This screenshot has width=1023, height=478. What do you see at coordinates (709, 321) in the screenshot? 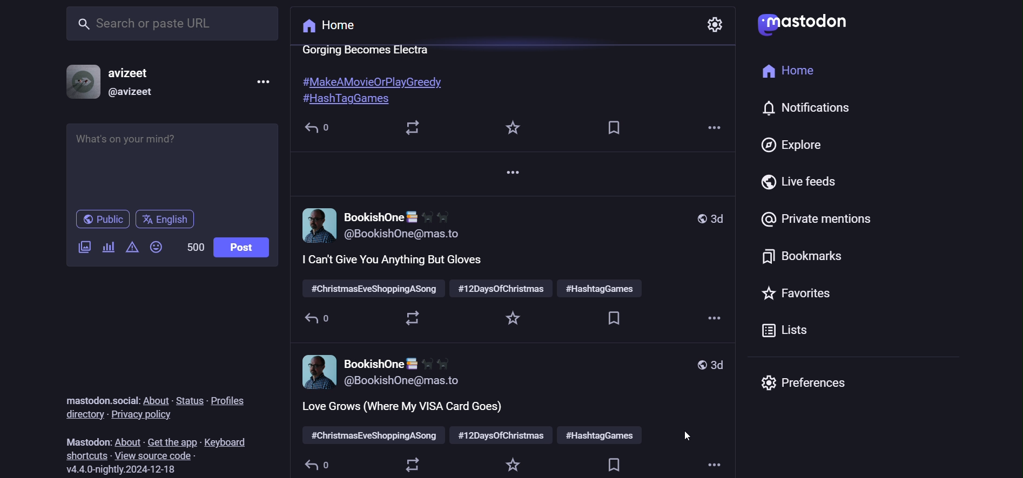
I see `more` at bounding box center [709, 321].